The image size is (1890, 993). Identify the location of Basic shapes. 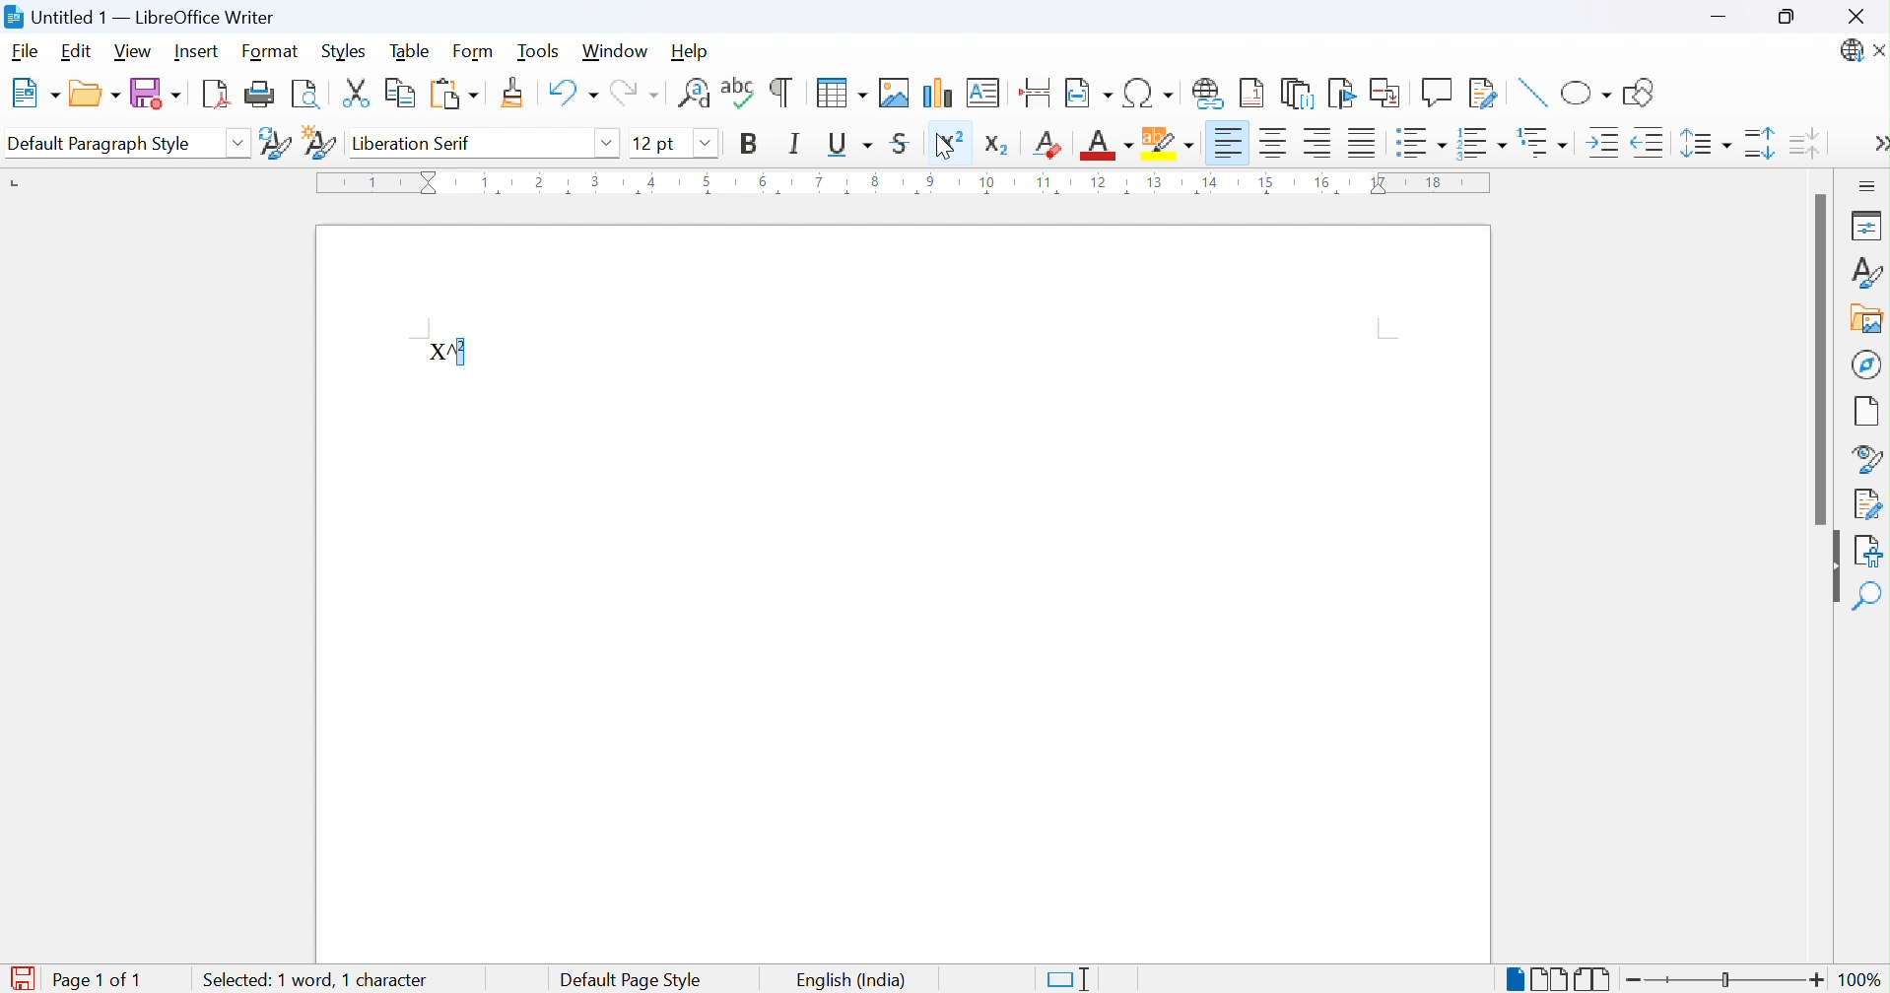
(1588, 94).